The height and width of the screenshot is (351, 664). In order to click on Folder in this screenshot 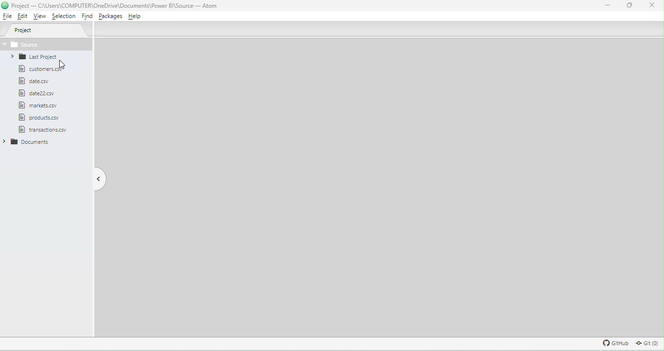, I will do `click(32, 57)`.